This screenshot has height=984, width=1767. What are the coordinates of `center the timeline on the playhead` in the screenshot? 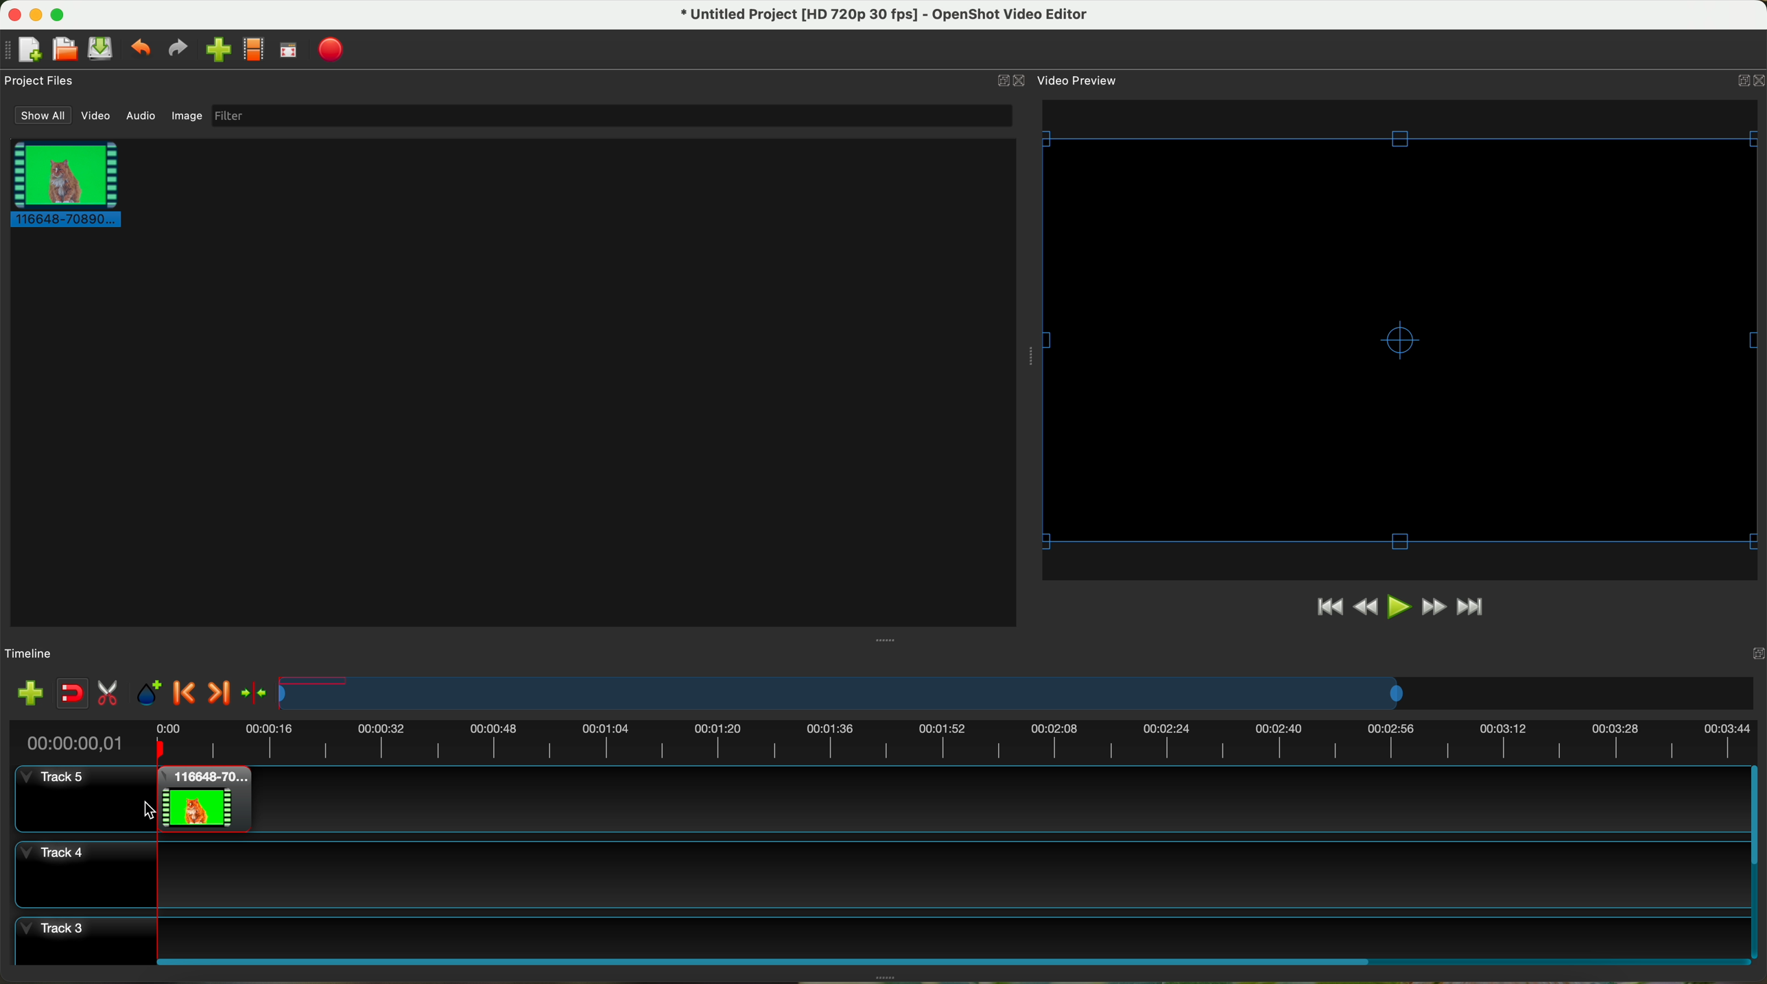 It's located at (256, 694).